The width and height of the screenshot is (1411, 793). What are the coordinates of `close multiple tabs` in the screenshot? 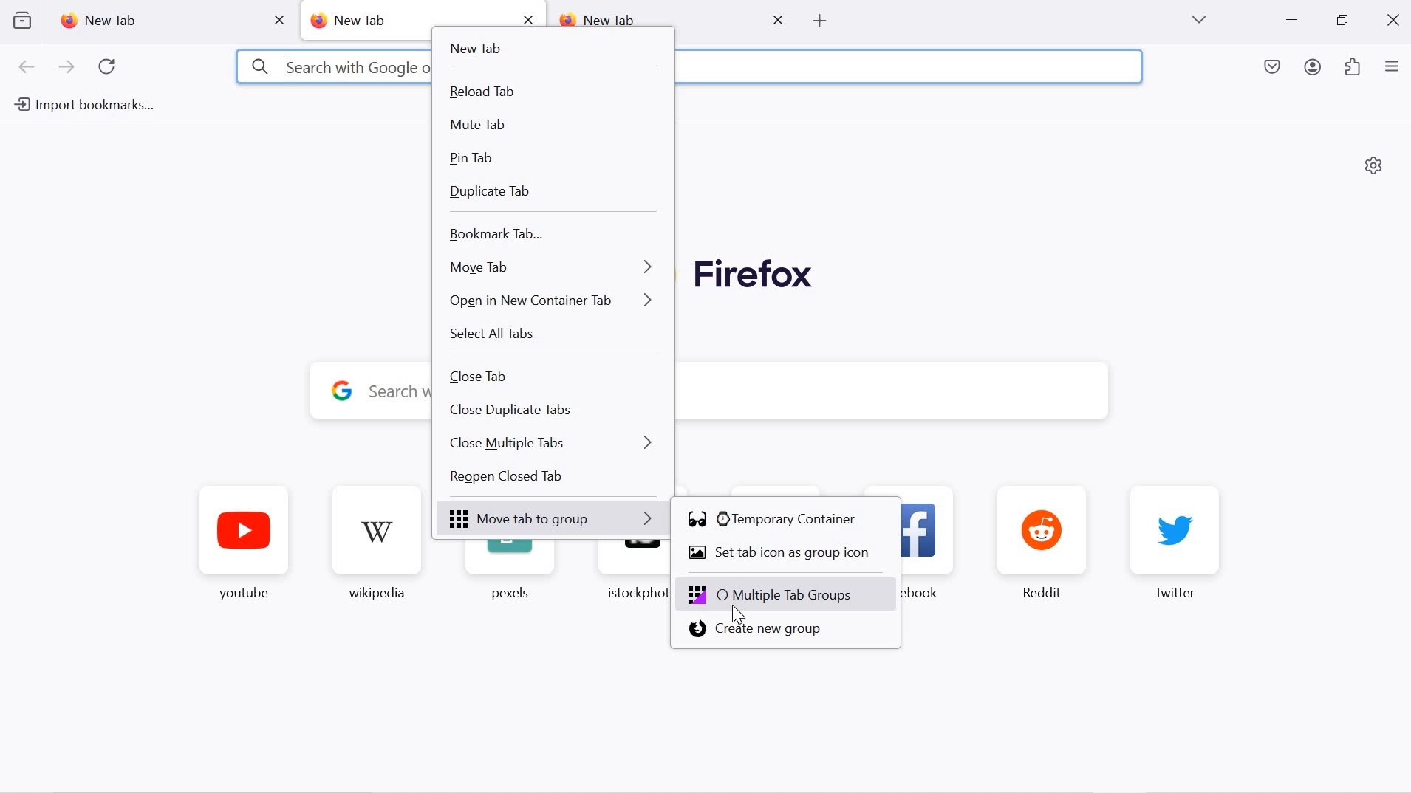 It's located at (556, 446).